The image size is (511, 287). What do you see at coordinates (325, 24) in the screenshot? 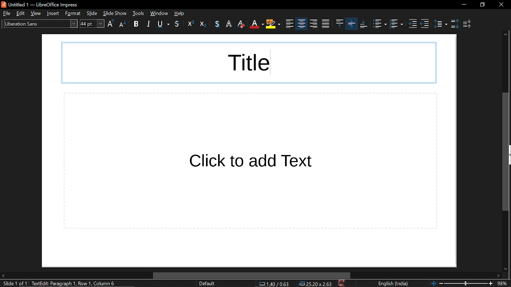
I see `align top` at bounding box center [325, 24].